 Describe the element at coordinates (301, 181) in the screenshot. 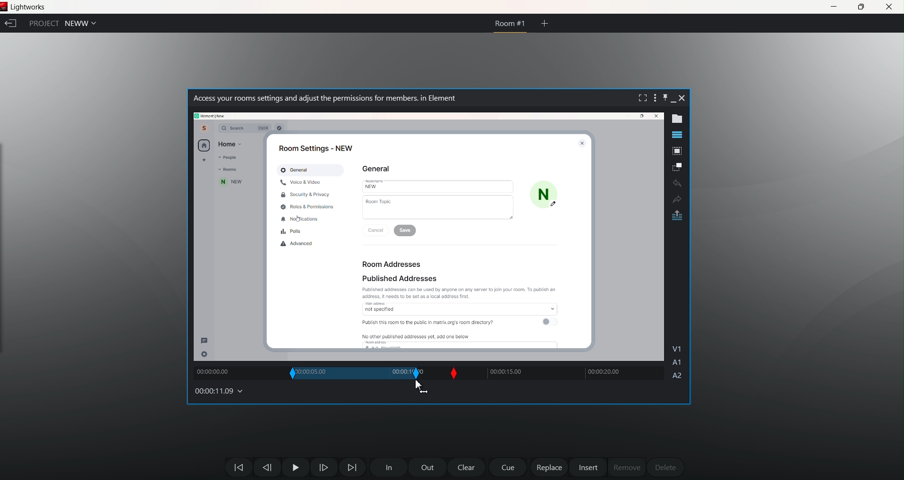

I see `Voice & Video` at that location.